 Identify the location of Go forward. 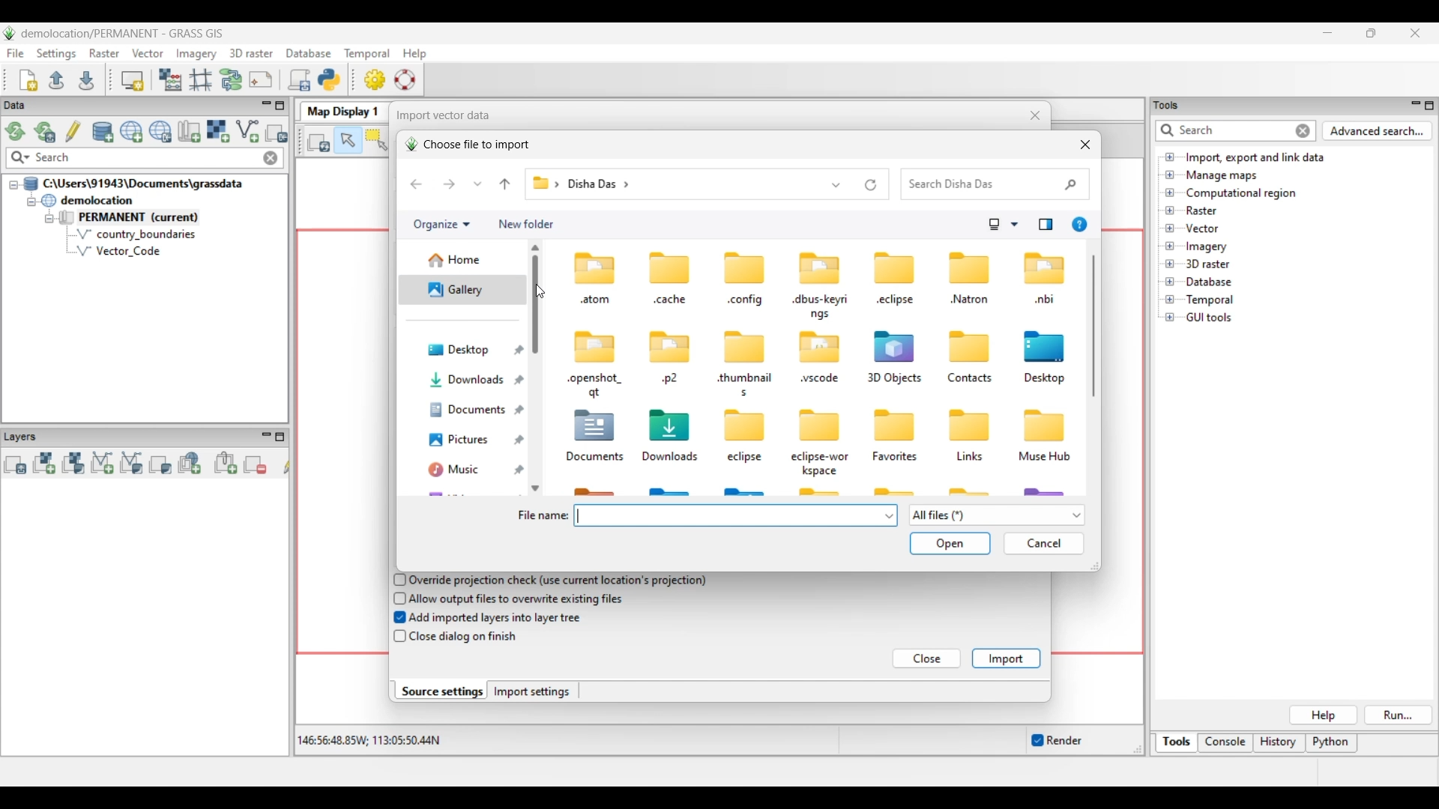
(449, 184).